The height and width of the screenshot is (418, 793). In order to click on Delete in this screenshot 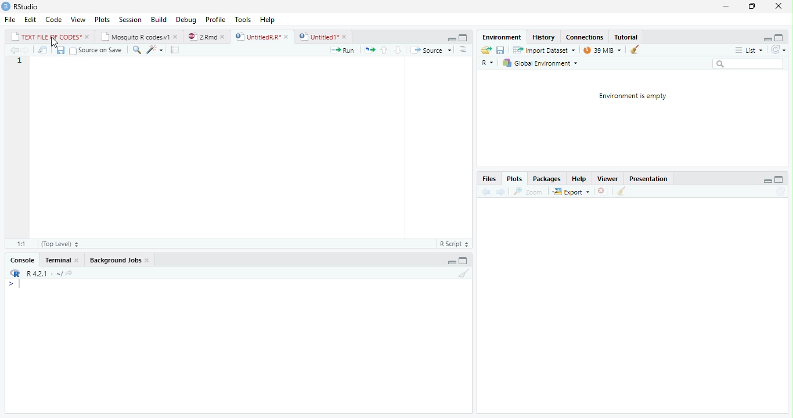, I will do `click(602, 191)`.